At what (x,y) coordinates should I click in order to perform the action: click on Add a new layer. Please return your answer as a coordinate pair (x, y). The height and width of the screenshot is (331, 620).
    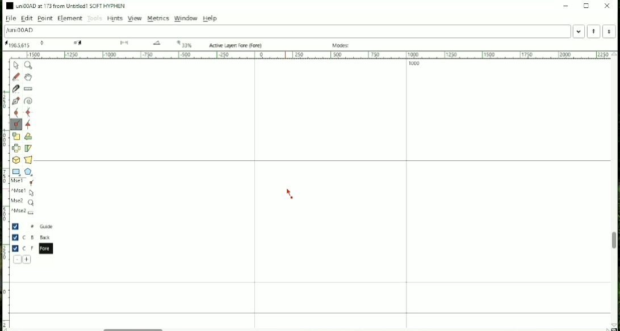
    Looking at the image, I should click on (27, 260).